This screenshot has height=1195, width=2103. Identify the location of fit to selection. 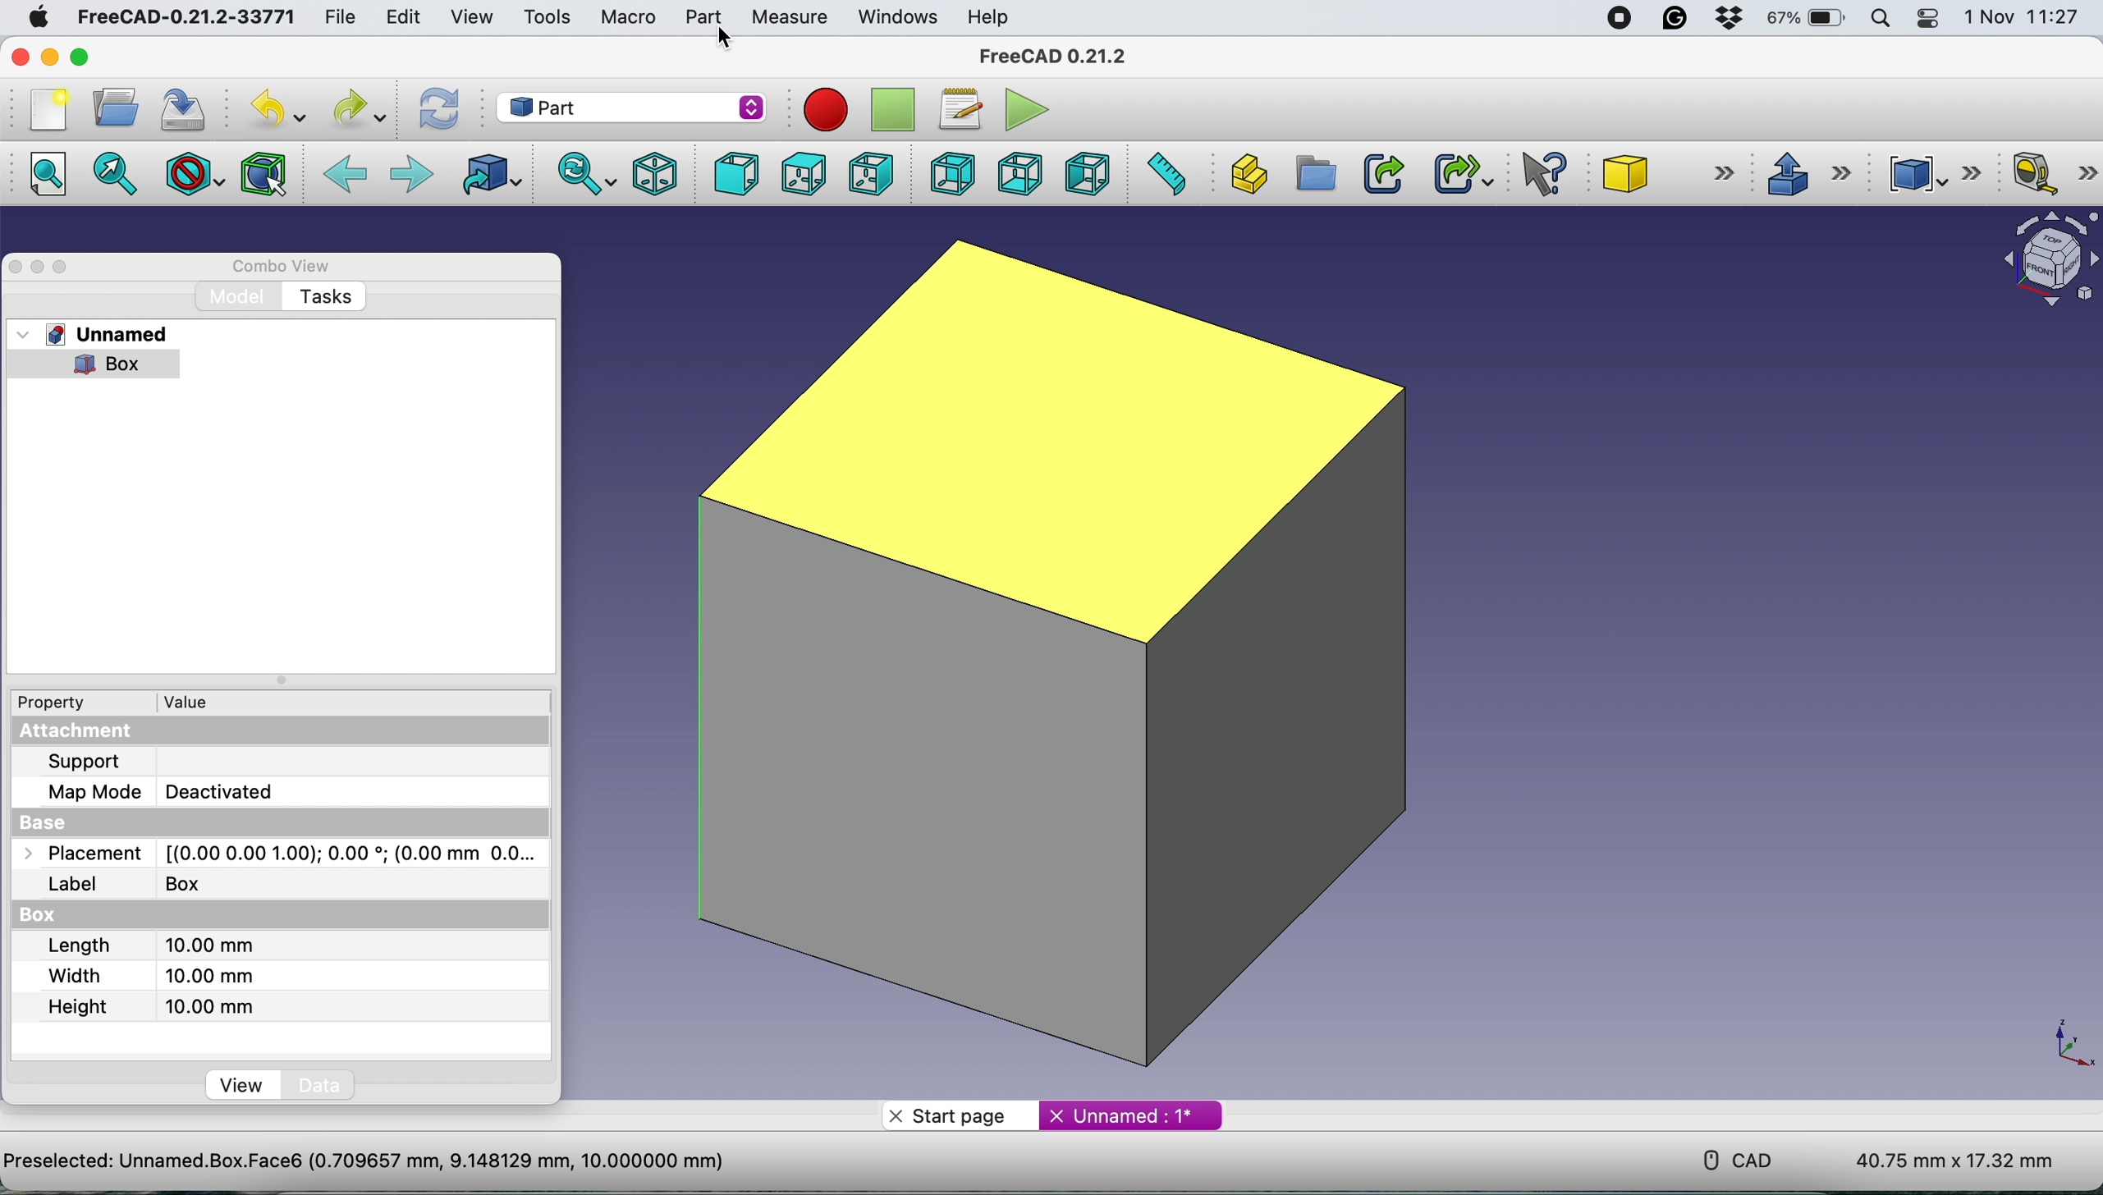
(115, 172).